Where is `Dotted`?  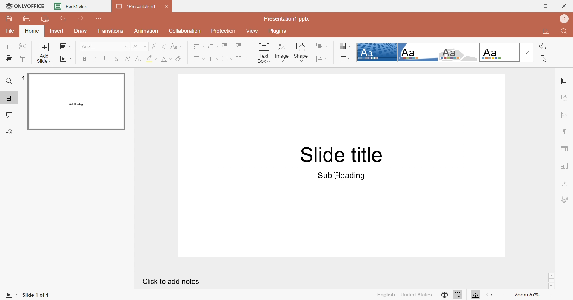 Dotted is located at coordinates (377, 52).